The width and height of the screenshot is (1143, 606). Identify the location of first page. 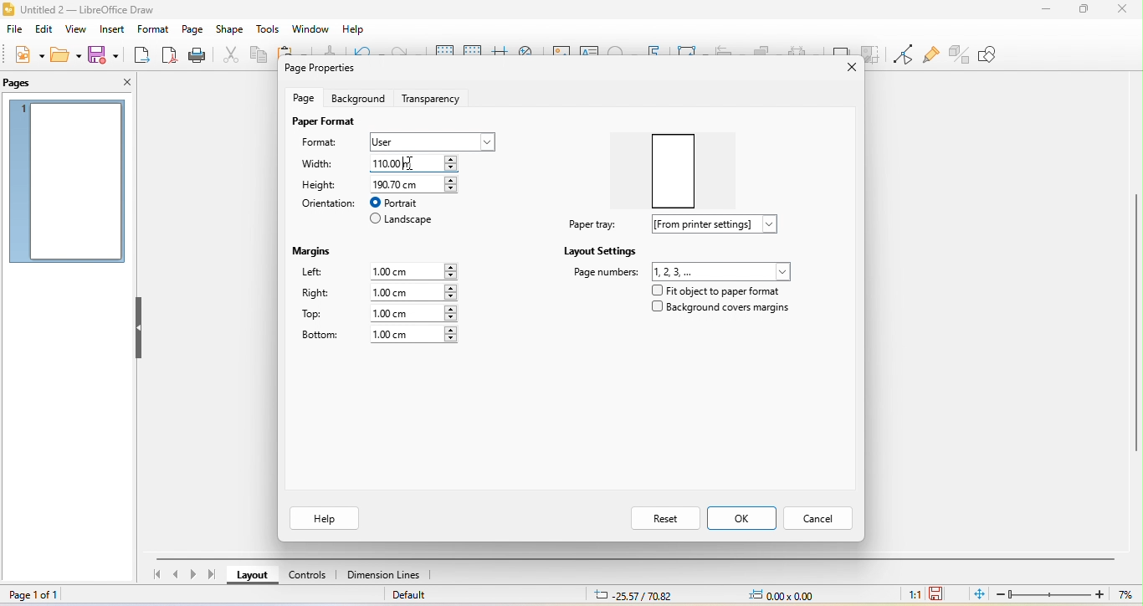
(155, 577).